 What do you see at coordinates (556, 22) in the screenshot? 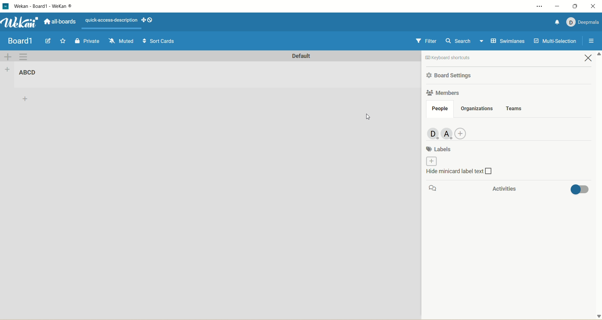
I see `notification` at bounding box center [556, 22].